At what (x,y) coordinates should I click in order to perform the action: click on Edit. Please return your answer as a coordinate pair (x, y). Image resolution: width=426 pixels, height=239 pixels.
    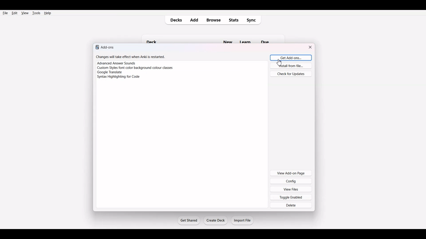
    Looking at the image, I should click on (14, 13).